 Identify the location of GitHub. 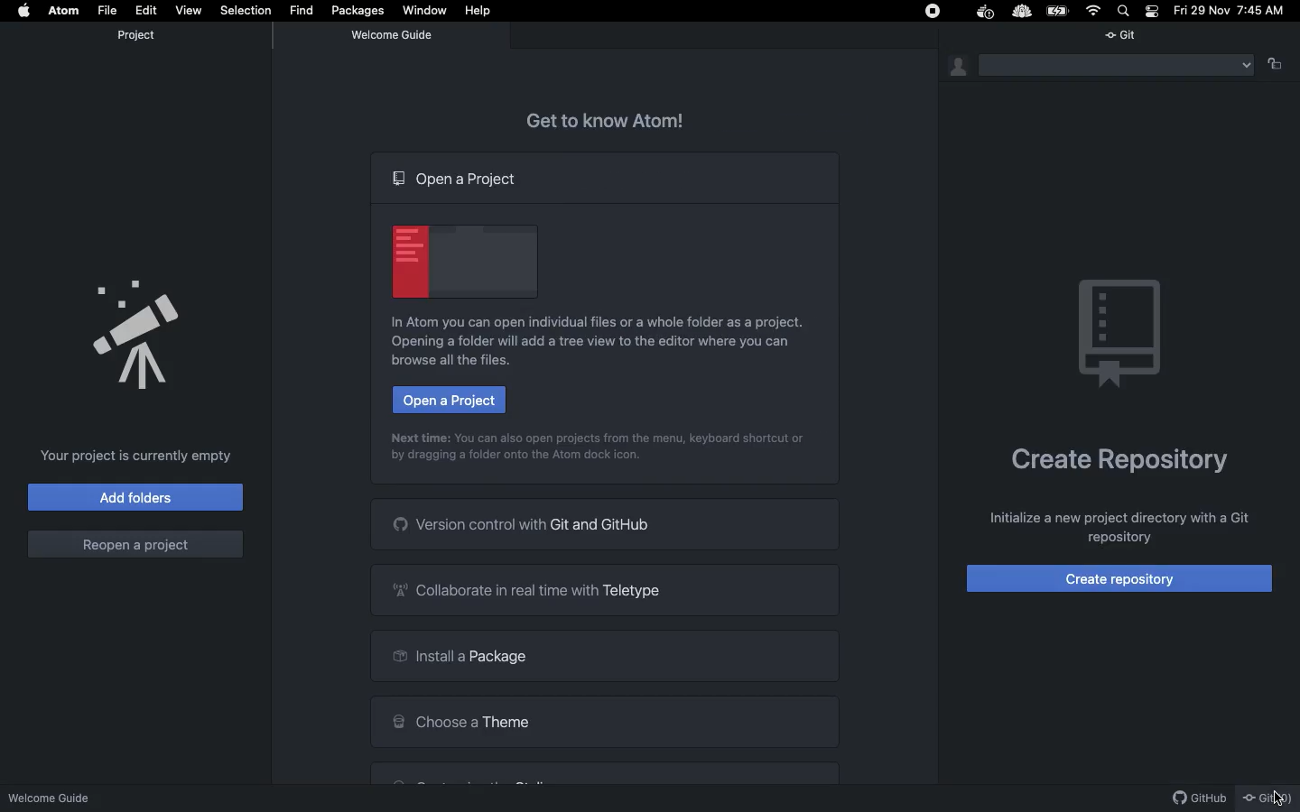
(1193, 797).